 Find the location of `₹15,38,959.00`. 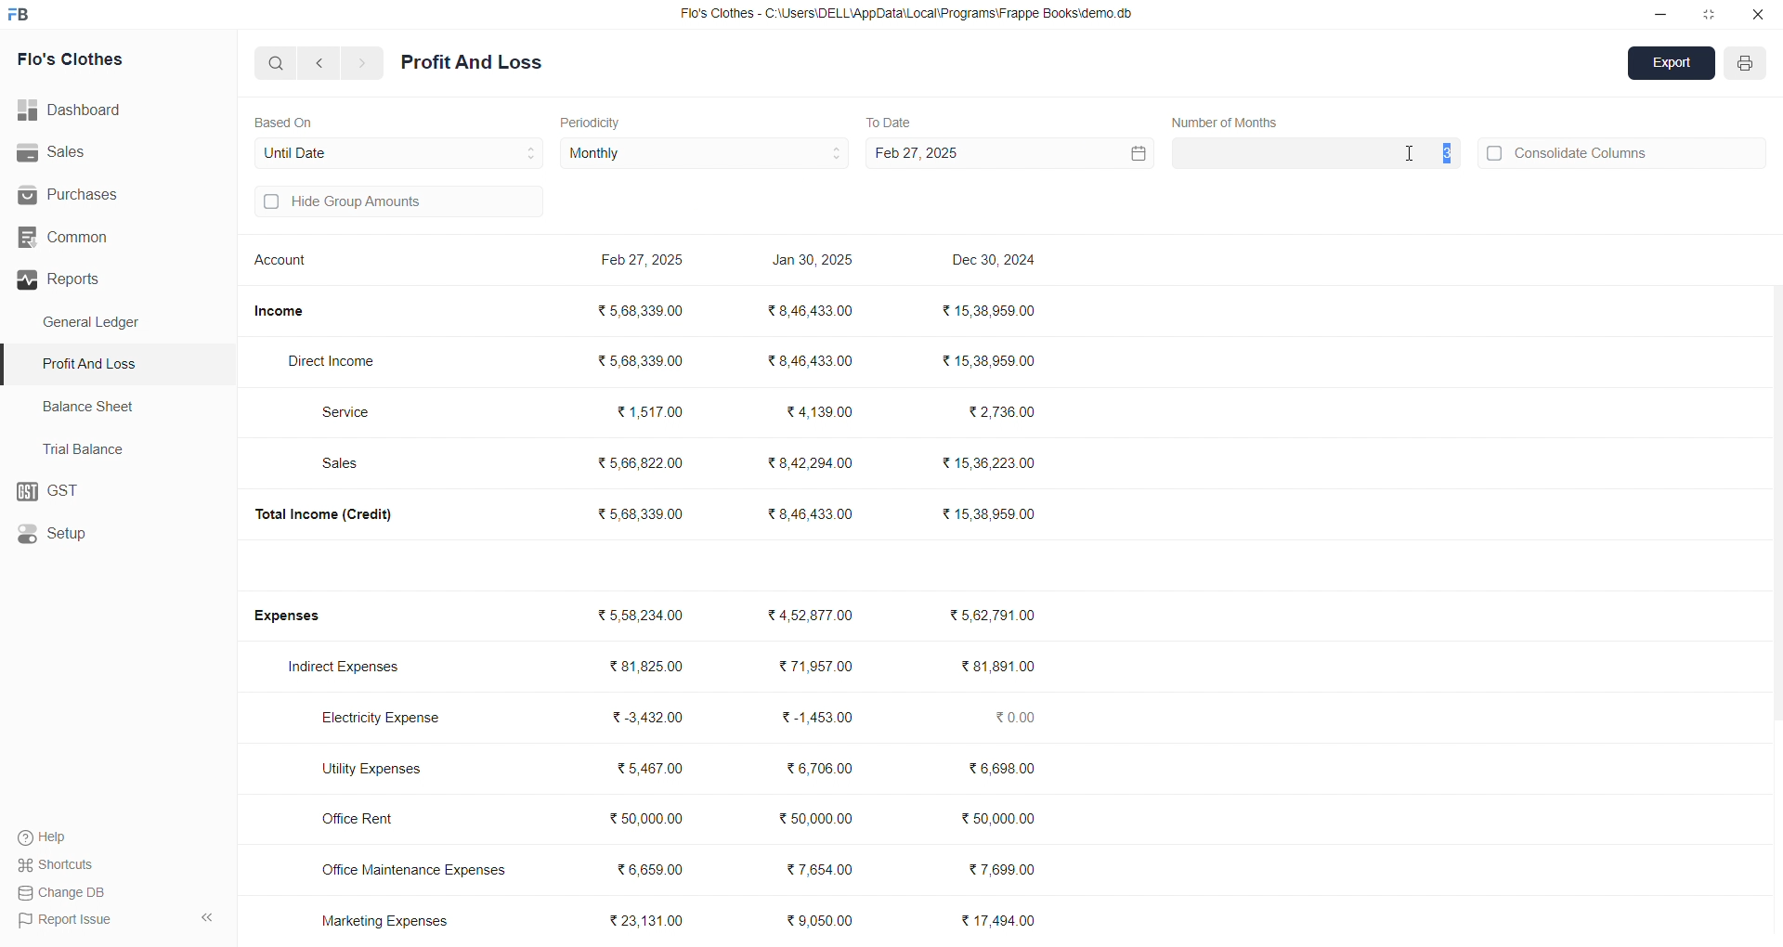

₹15,38,959.00 is located at coordinates (991, 311).